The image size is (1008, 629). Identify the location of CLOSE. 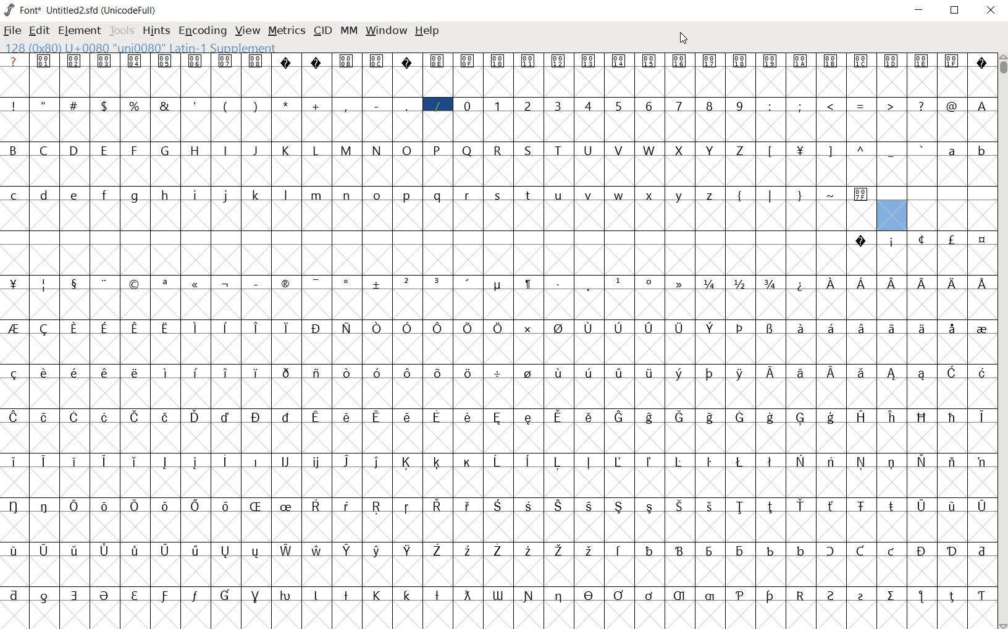
(991, 11).